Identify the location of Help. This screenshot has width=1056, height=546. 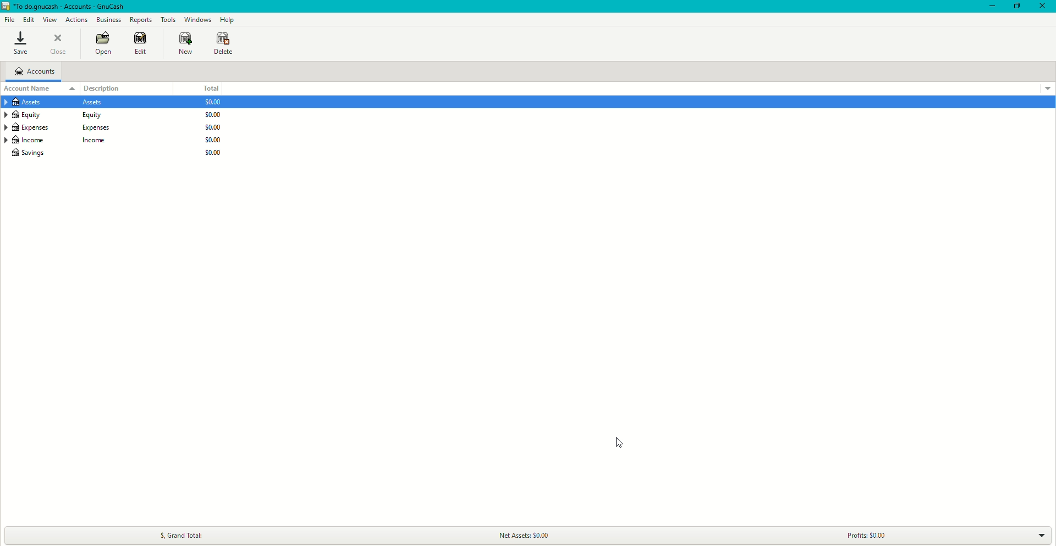
(227, 19).